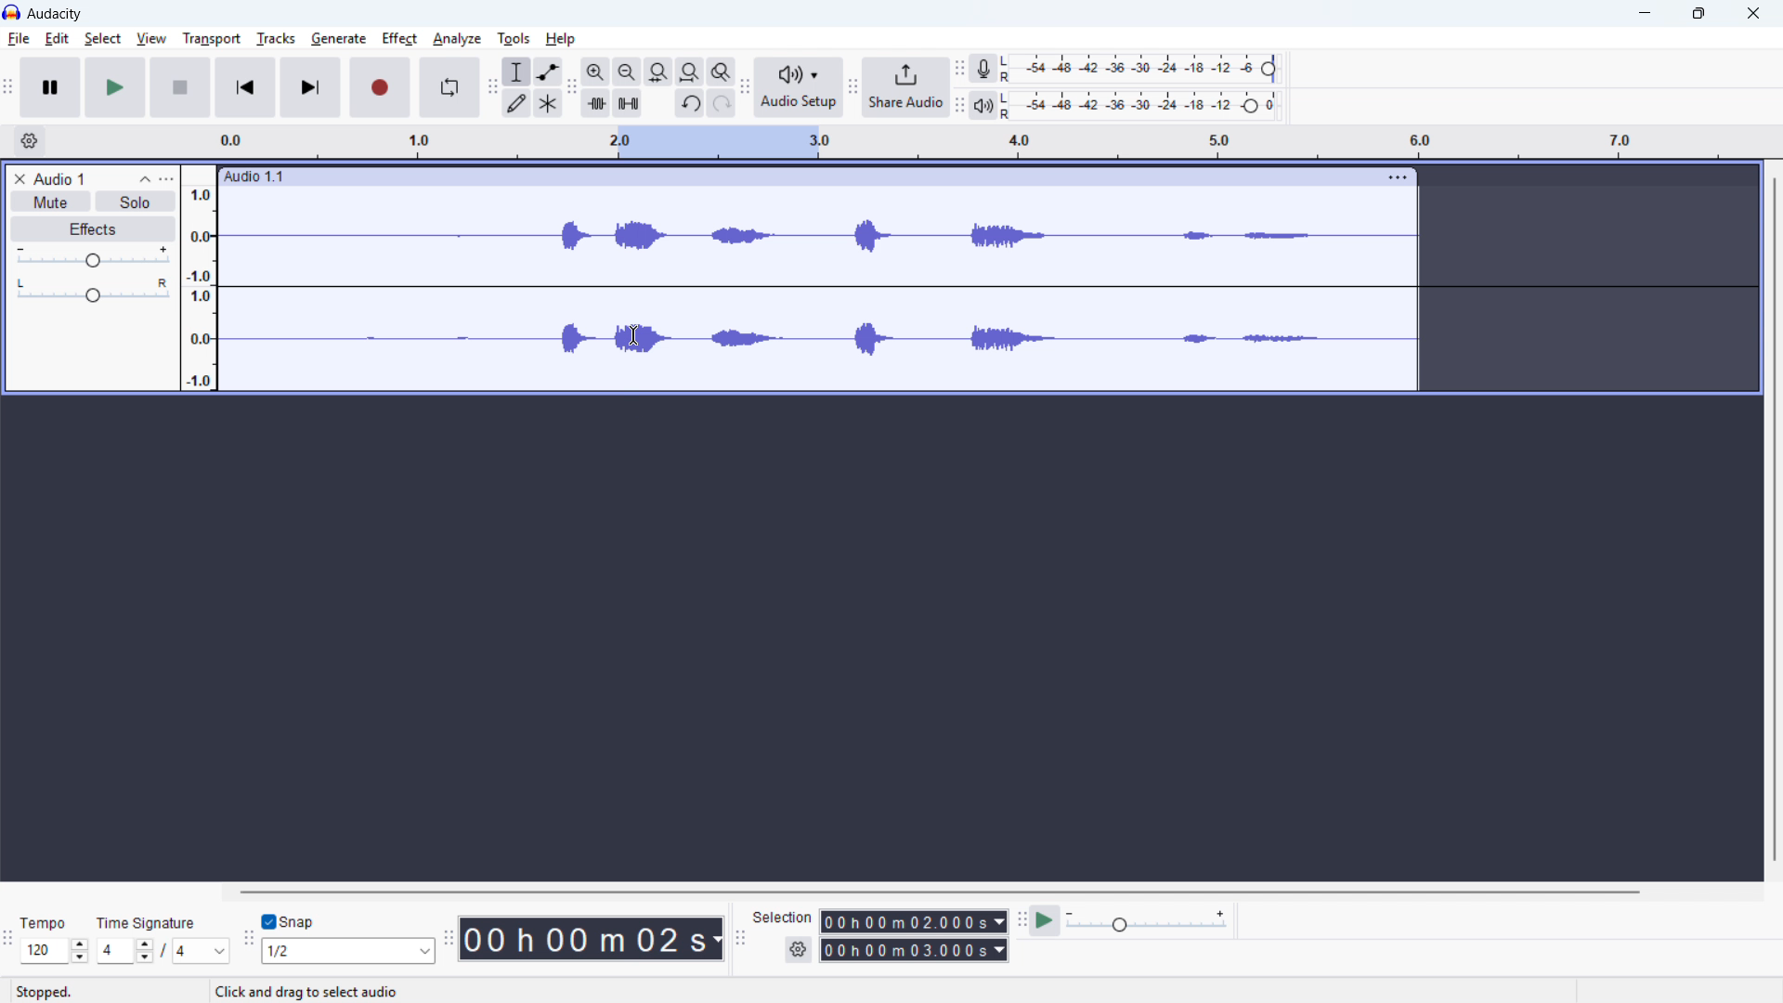 The image size is (1783, 1003). What do you see at coordinates (513, 38) in the screenshot?
I see `Tools` at bounding box center [513, 38].